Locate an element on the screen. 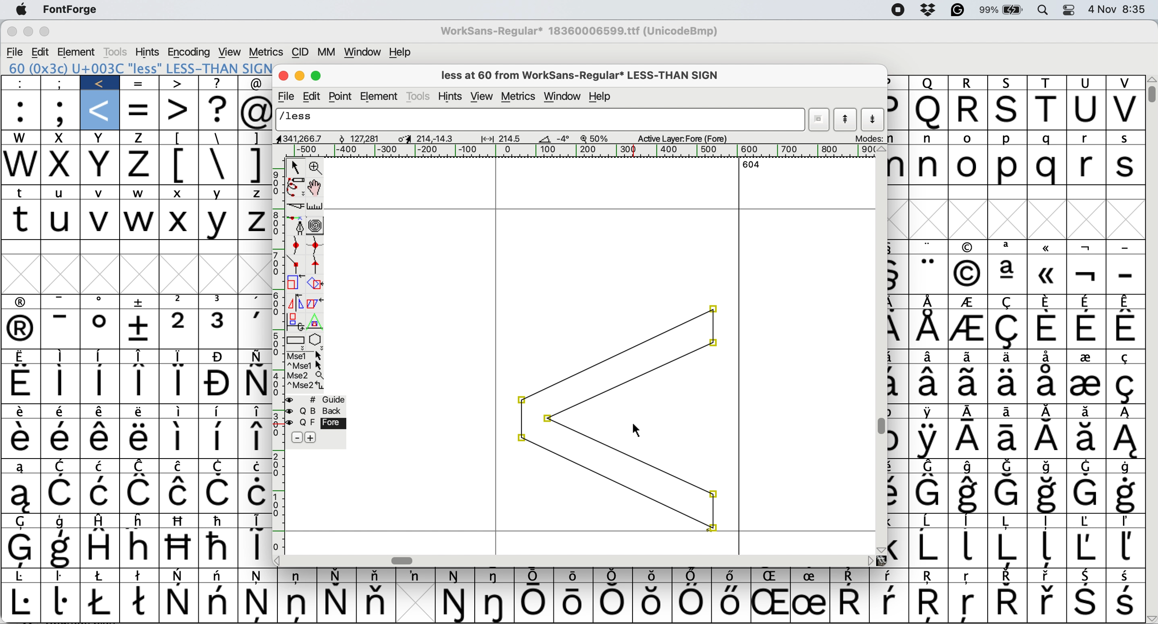 The width and height of the screenshot is (1158, 624). Symbol is located at coordinates (22, 495).